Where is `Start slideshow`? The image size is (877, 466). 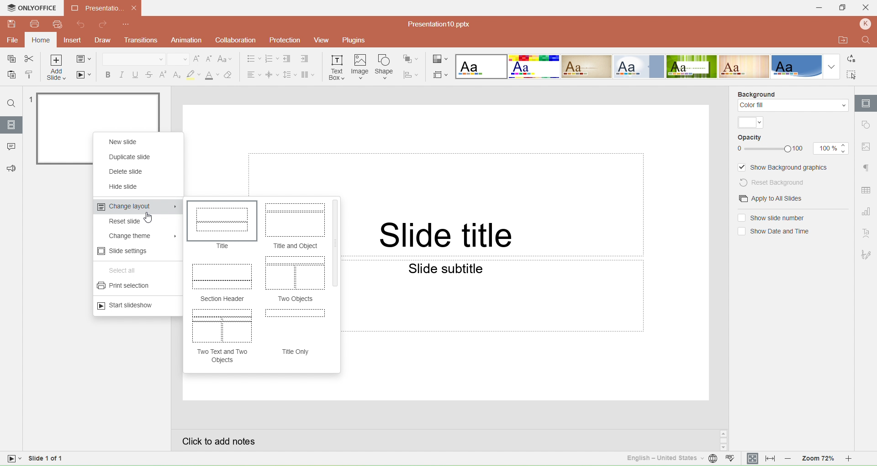
Start slideshow is located at coordinates (128, 305).